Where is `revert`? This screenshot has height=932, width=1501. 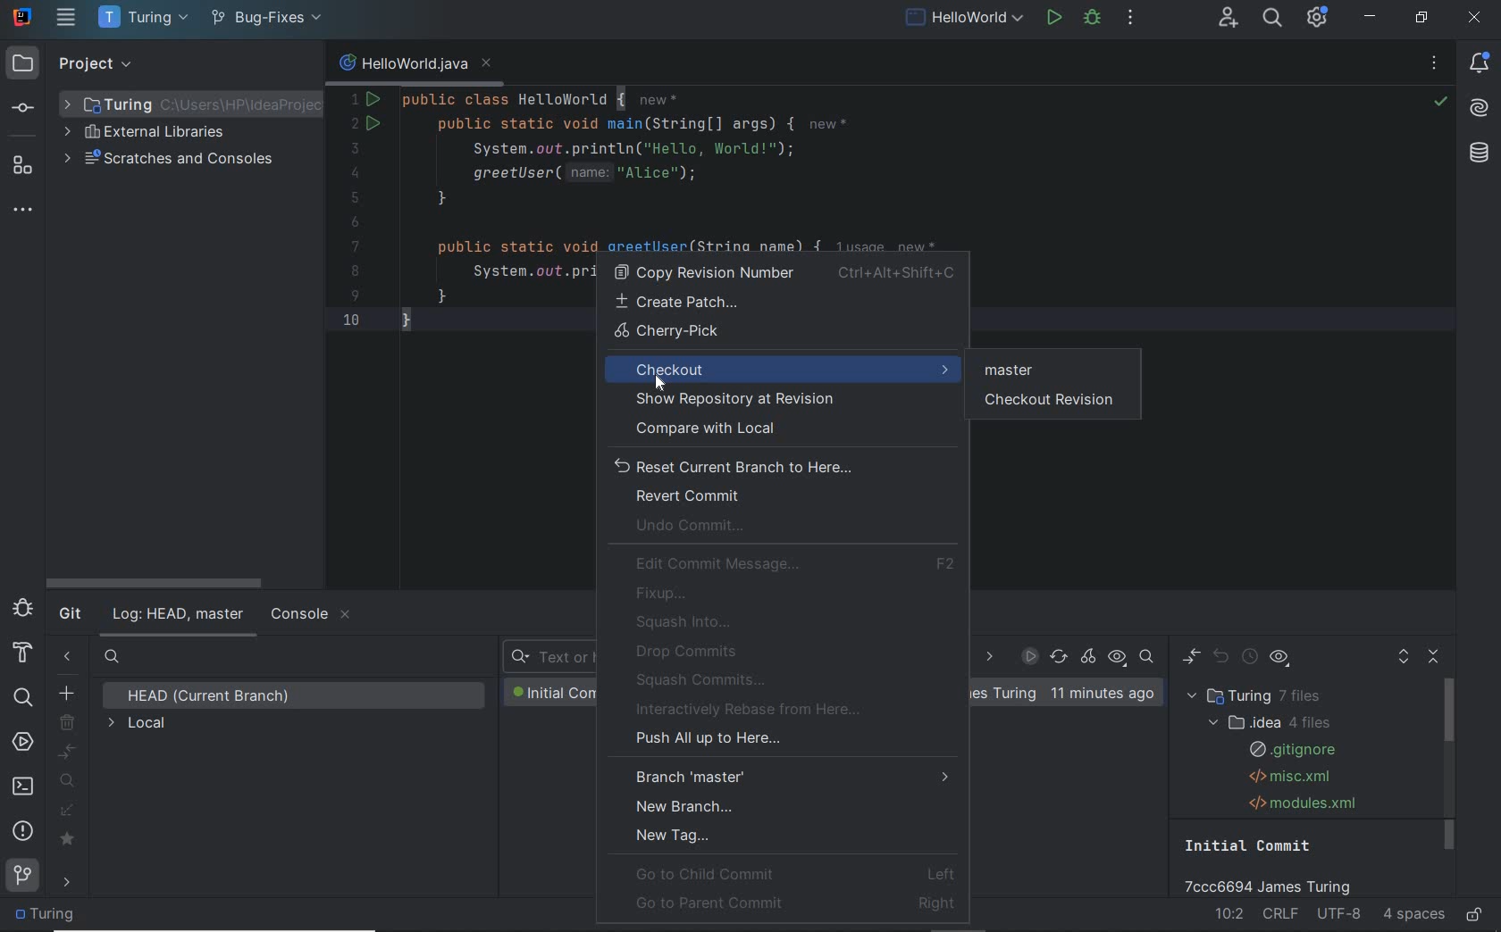
revert is located at coordinates (1223, 658).